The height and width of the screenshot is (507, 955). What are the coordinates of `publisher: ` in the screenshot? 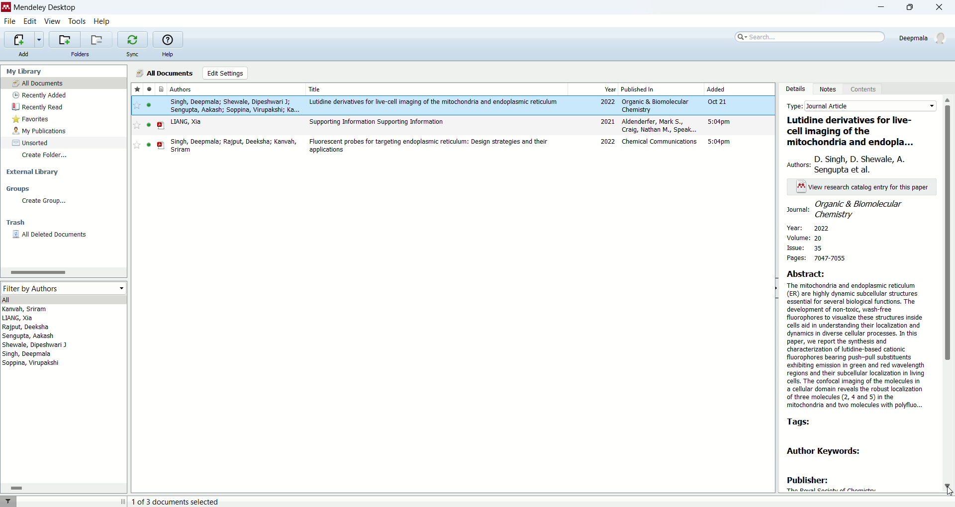 It's located at (808, 481).